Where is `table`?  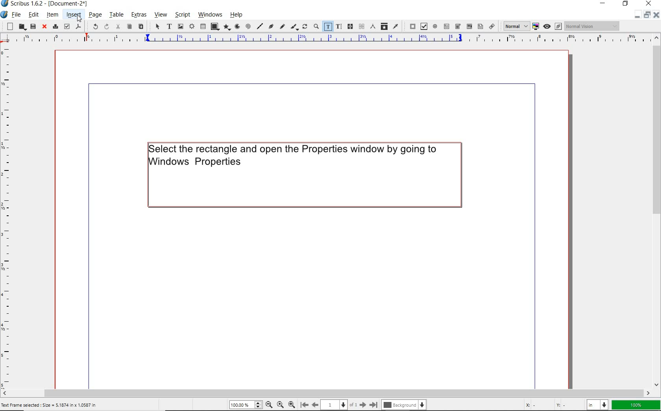 table is located at coordinates (116, 15).